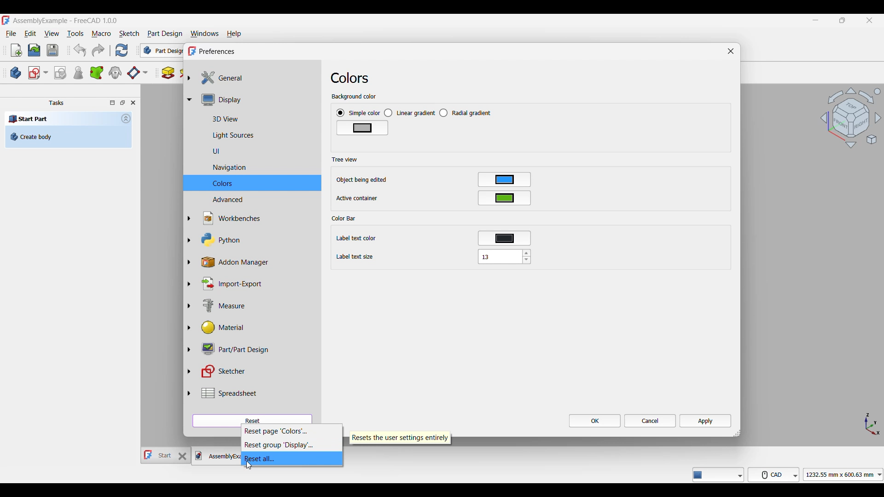 The height and width of the screenshot is (497, 884). I want to click on CAD navigation style options, so click(773, 474).